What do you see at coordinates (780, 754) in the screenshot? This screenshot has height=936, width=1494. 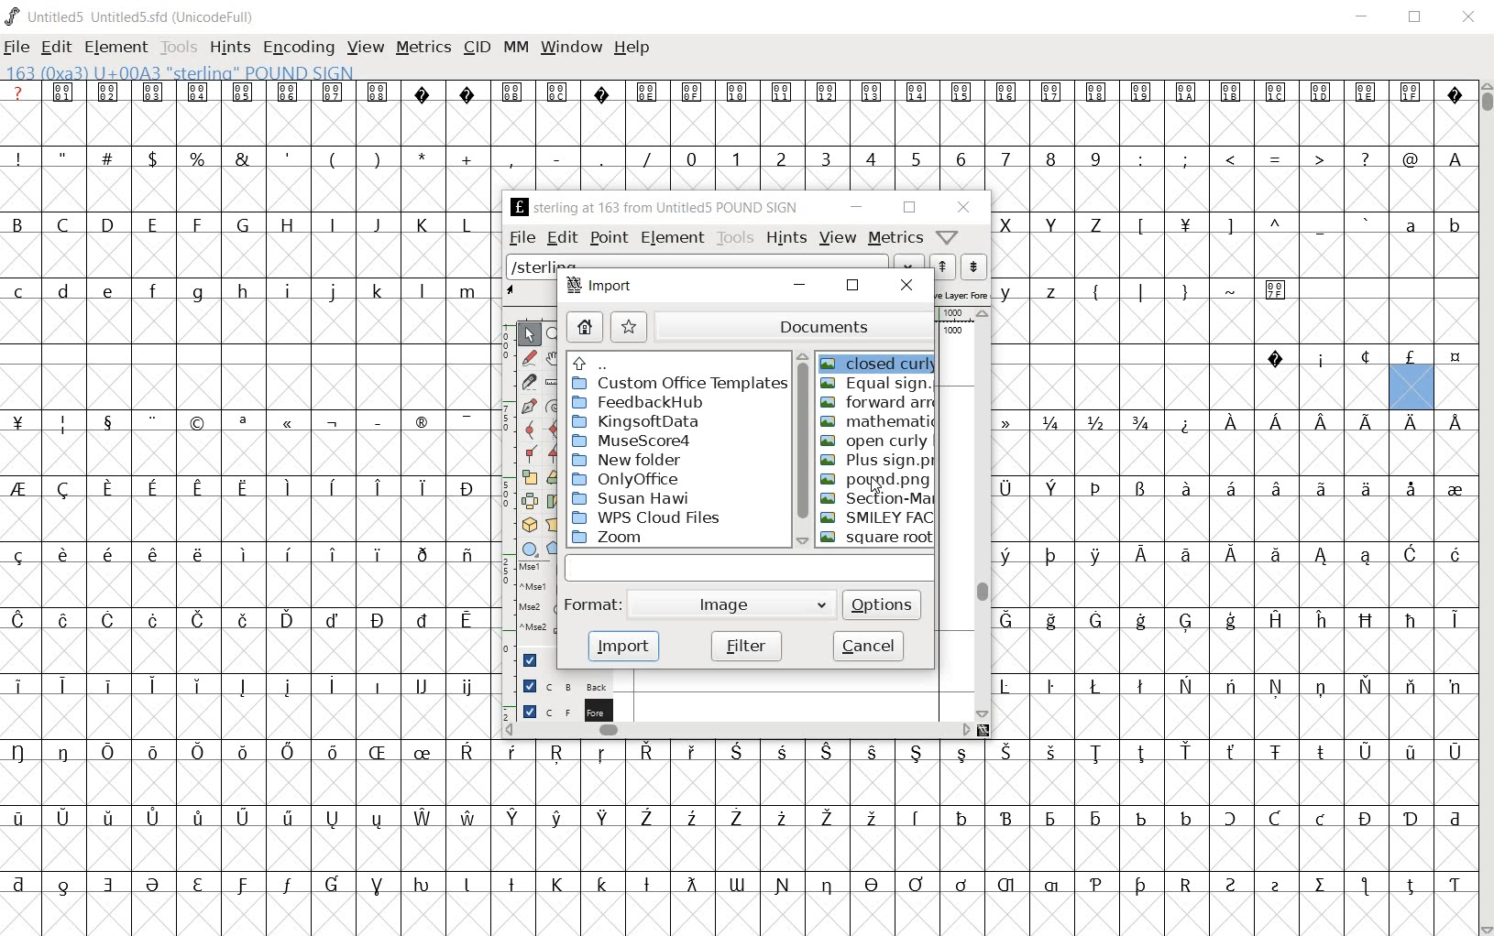 I see `Symbol` at bounding box center [780, 754].